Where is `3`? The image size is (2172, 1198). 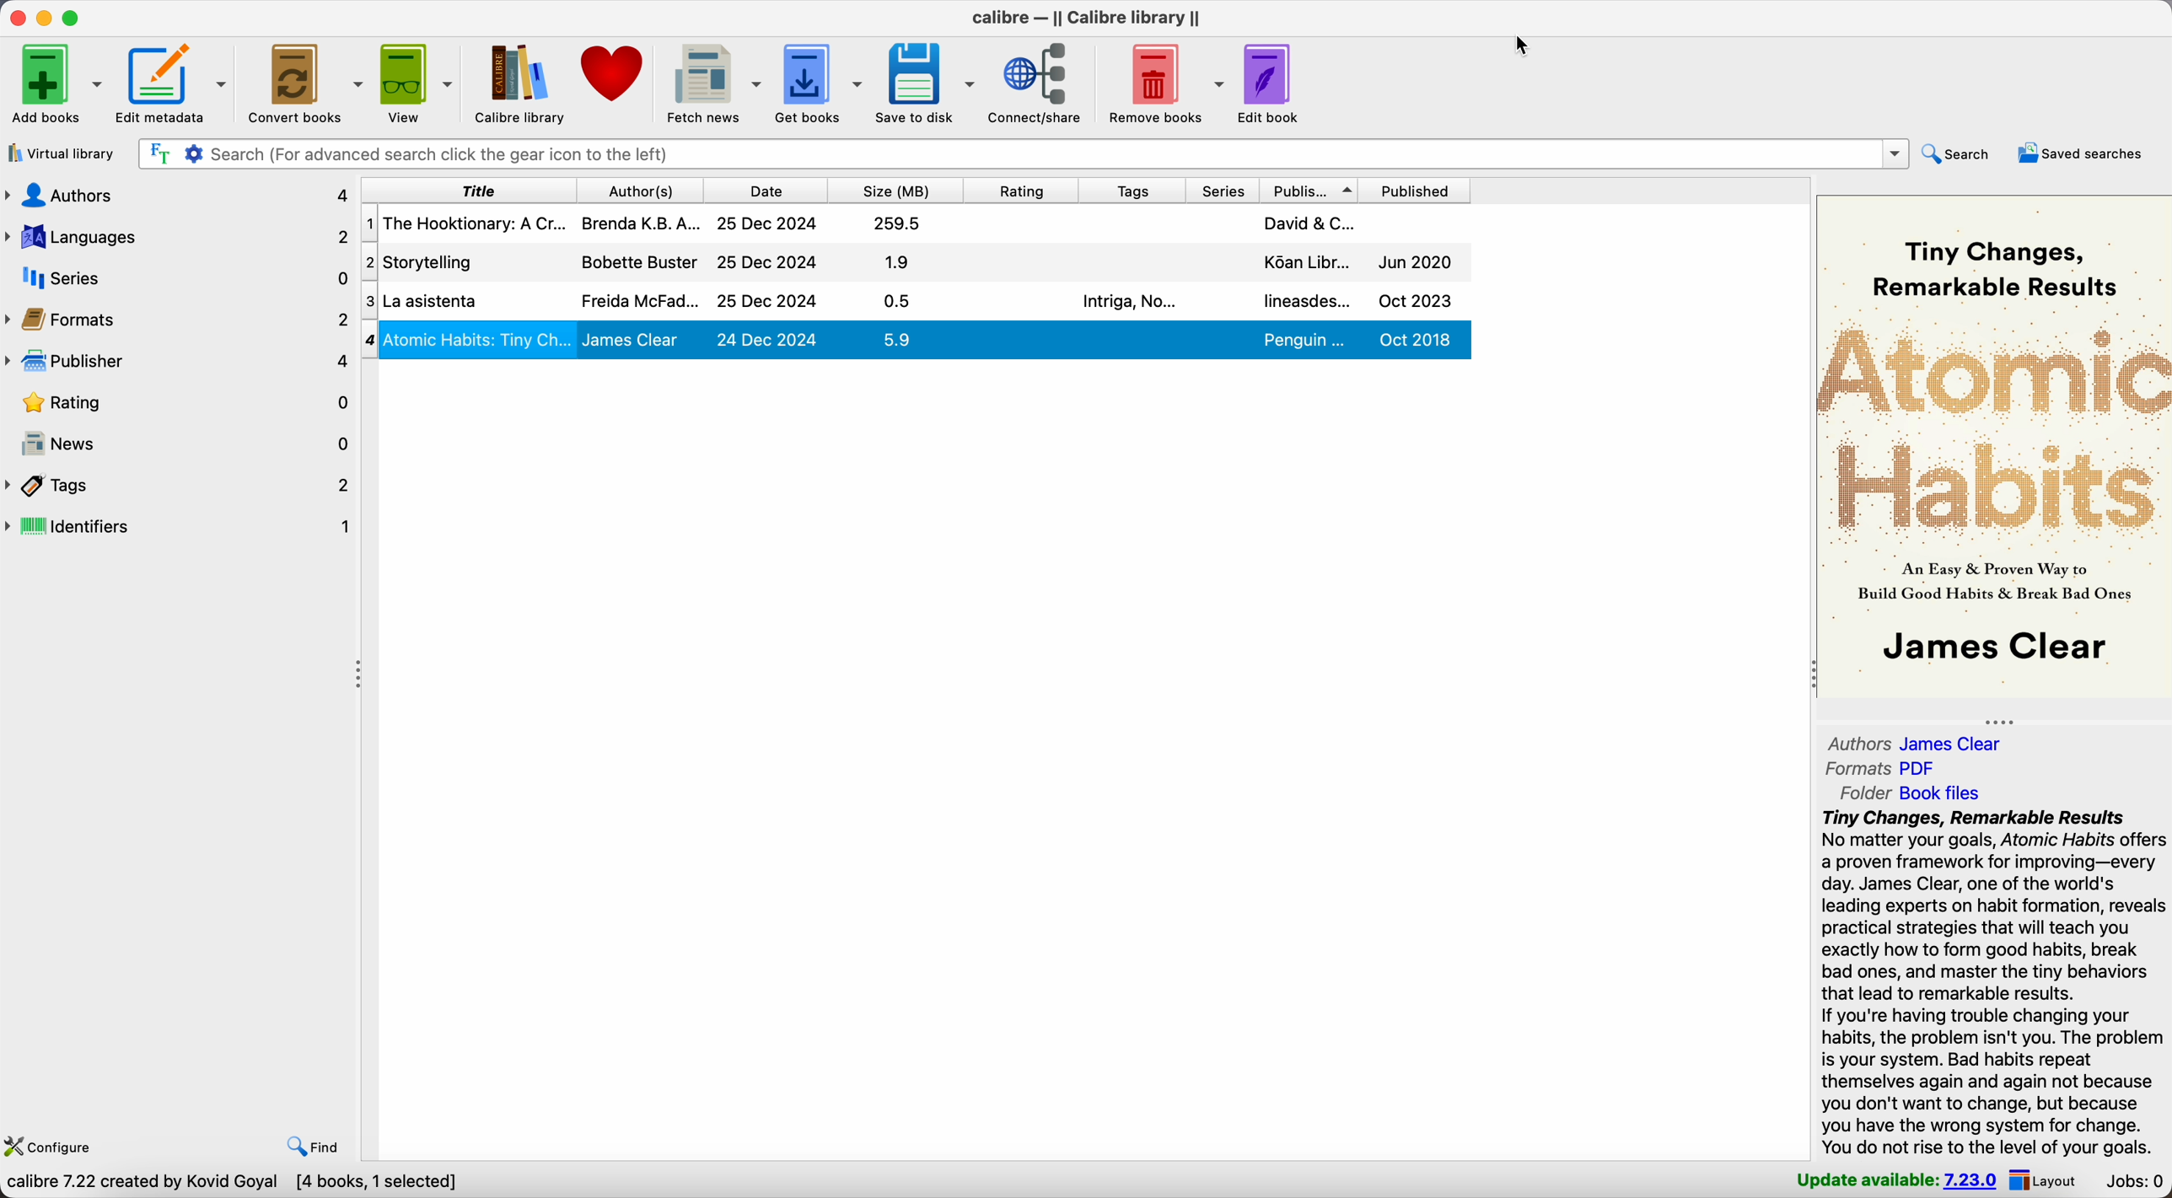
3 is located at coordinates (369, 298).